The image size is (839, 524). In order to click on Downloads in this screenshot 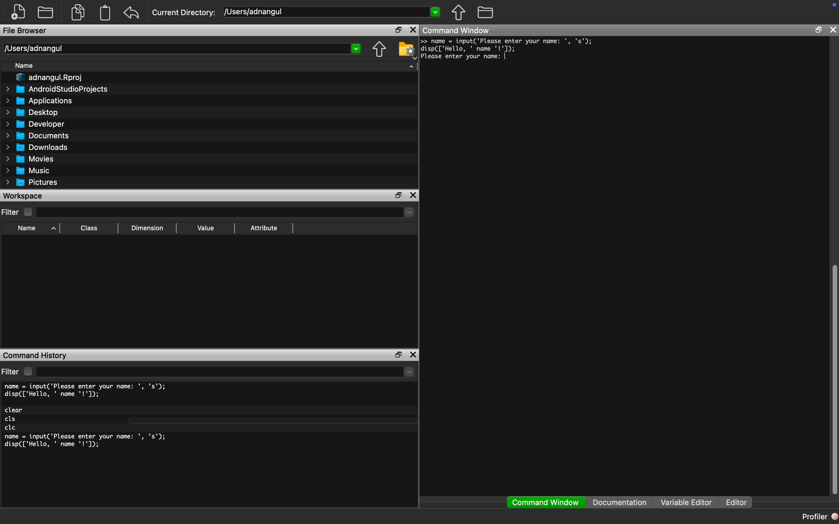, I will do `click(38, 147)`.